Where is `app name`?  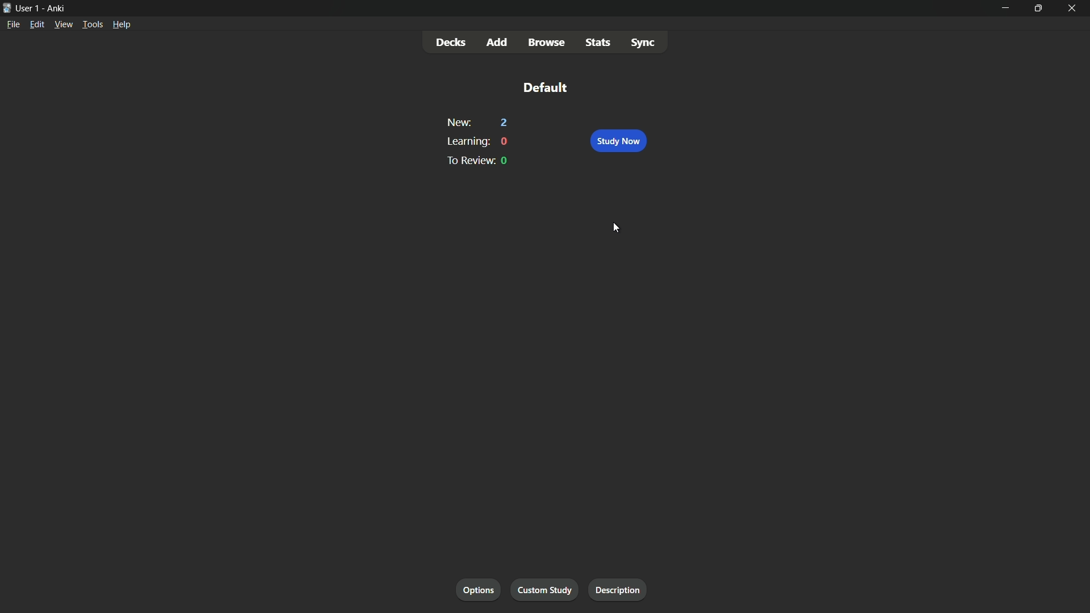 app name is located at coordinates (57, 7).